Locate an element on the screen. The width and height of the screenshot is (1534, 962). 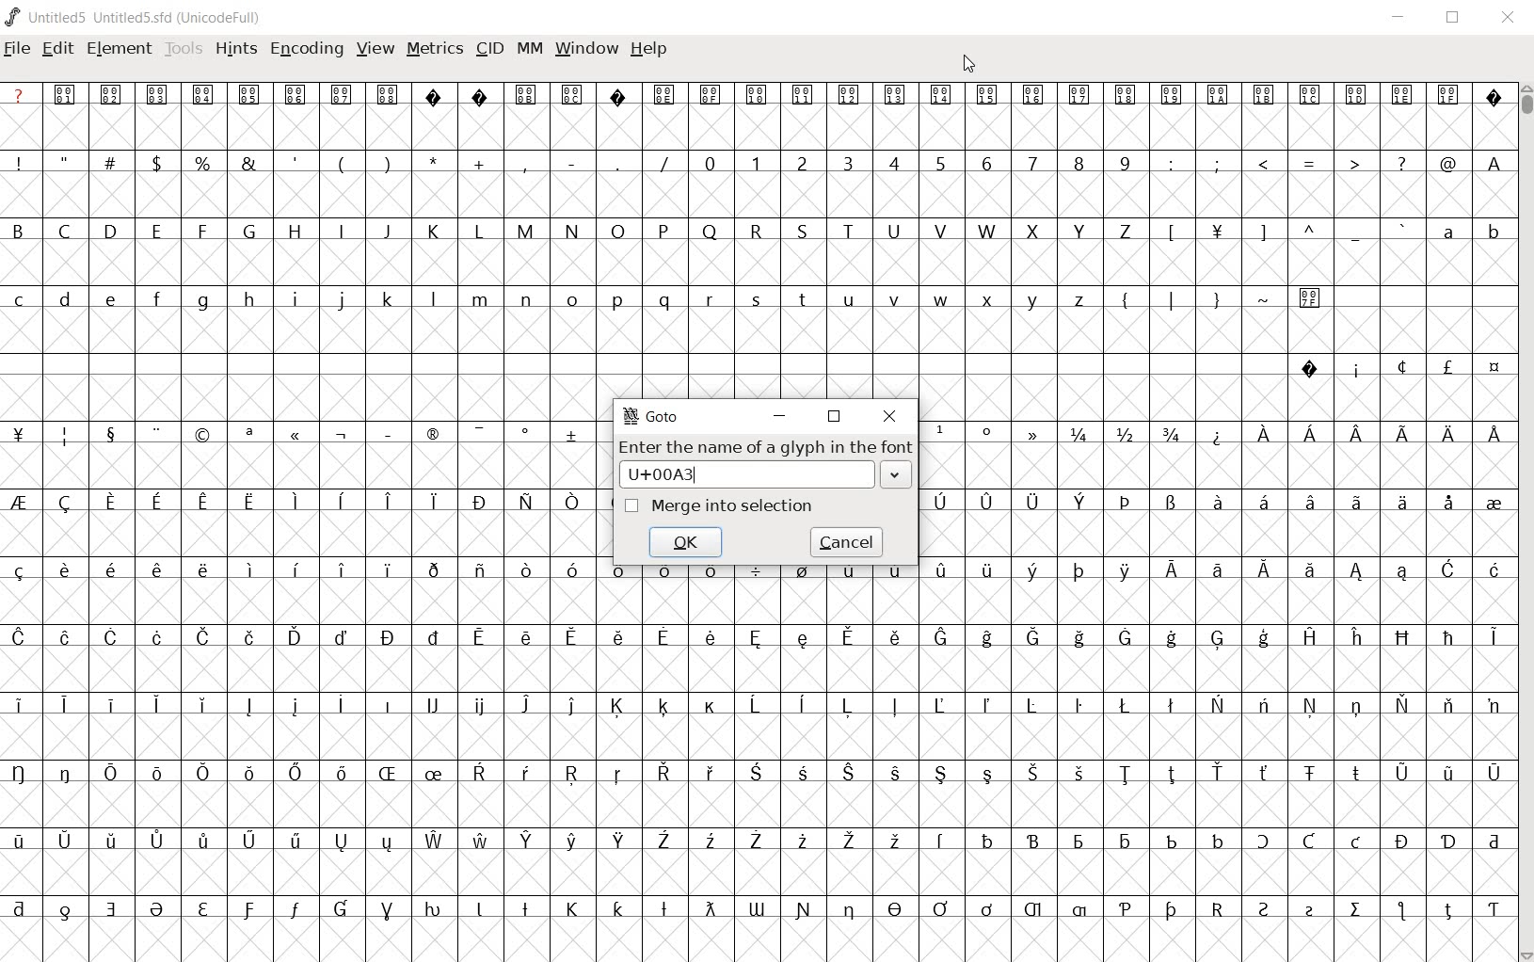
 is located at coordinates (1033, 773).